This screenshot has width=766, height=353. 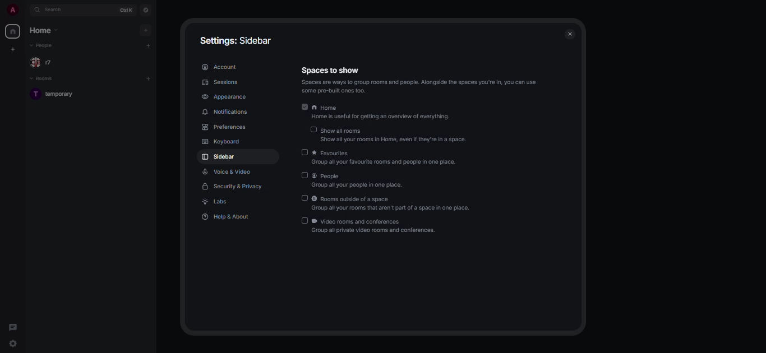 I want to click on preferences, so click(x=223, y=127).